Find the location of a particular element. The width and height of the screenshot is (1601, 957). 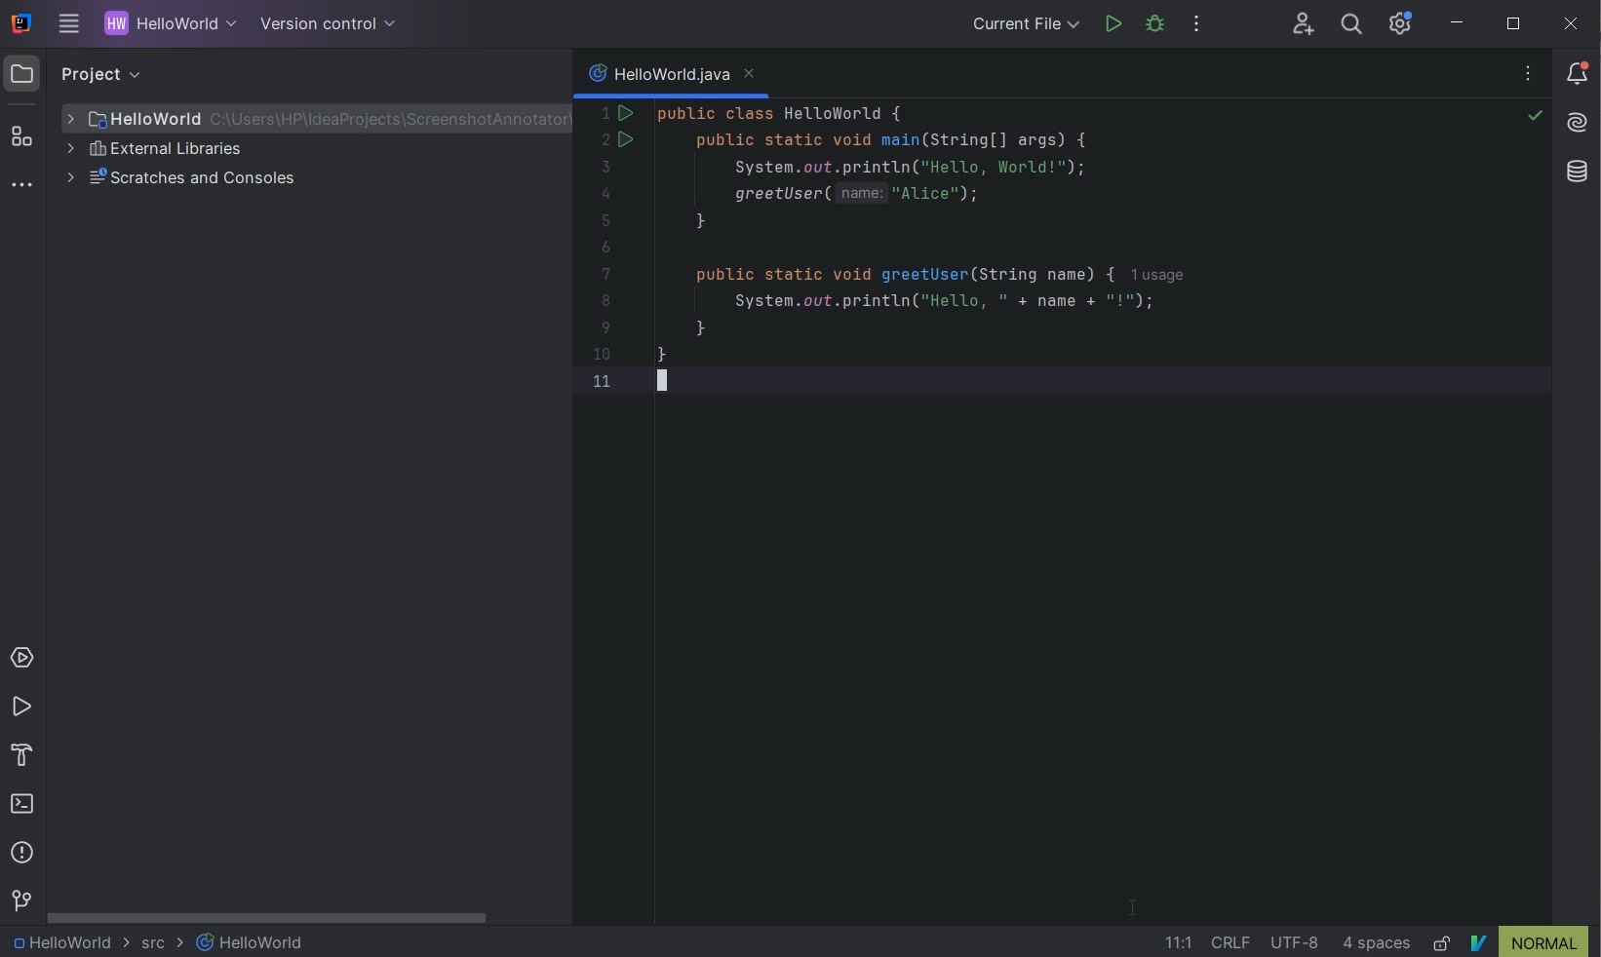

FILE ENCODING is located at coordinates (1299, 942).